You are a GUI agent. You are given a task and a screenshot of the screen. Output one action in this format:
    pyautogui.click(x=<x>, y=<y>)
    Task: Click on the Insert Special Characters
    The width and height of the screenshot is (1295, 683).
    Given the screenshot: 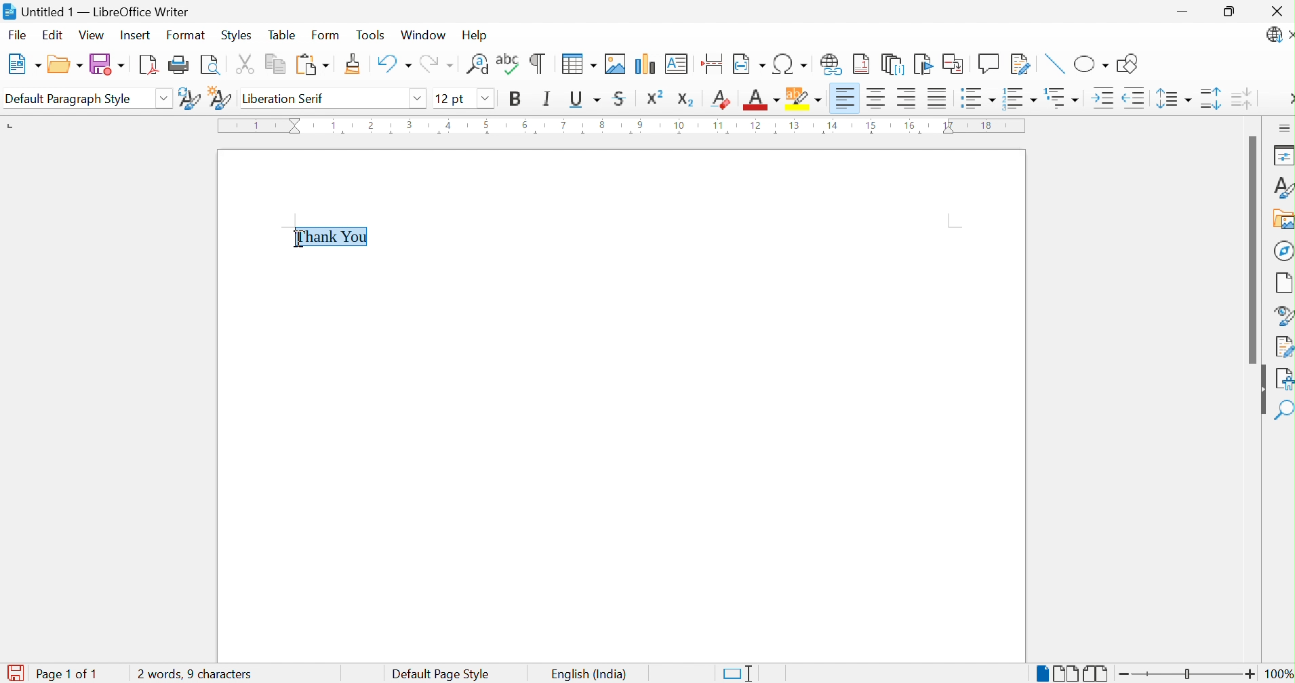 What is the action you would take?
    pyautogui.click(x=790, y=64)
    